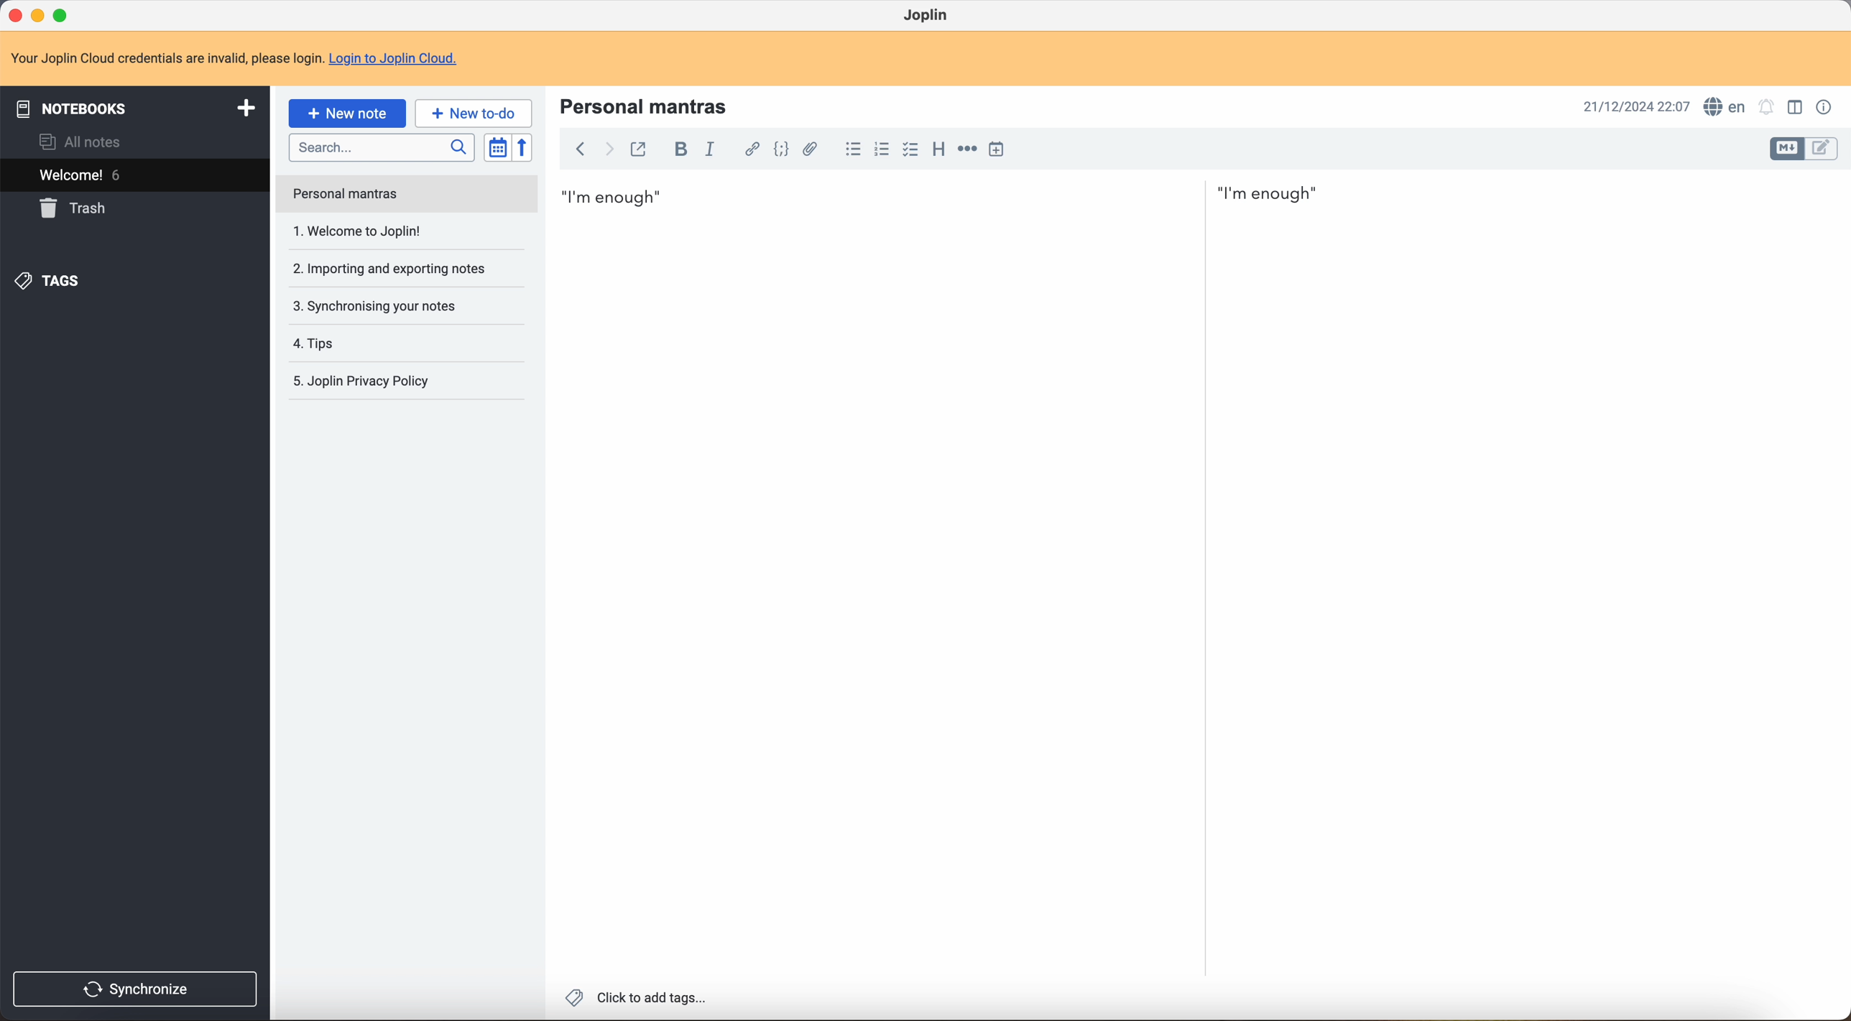 The image size is (1851, 1021). Describe the element at coordinates (361, 195) in the screenshot. I see `welcome to Joplin` at that location.